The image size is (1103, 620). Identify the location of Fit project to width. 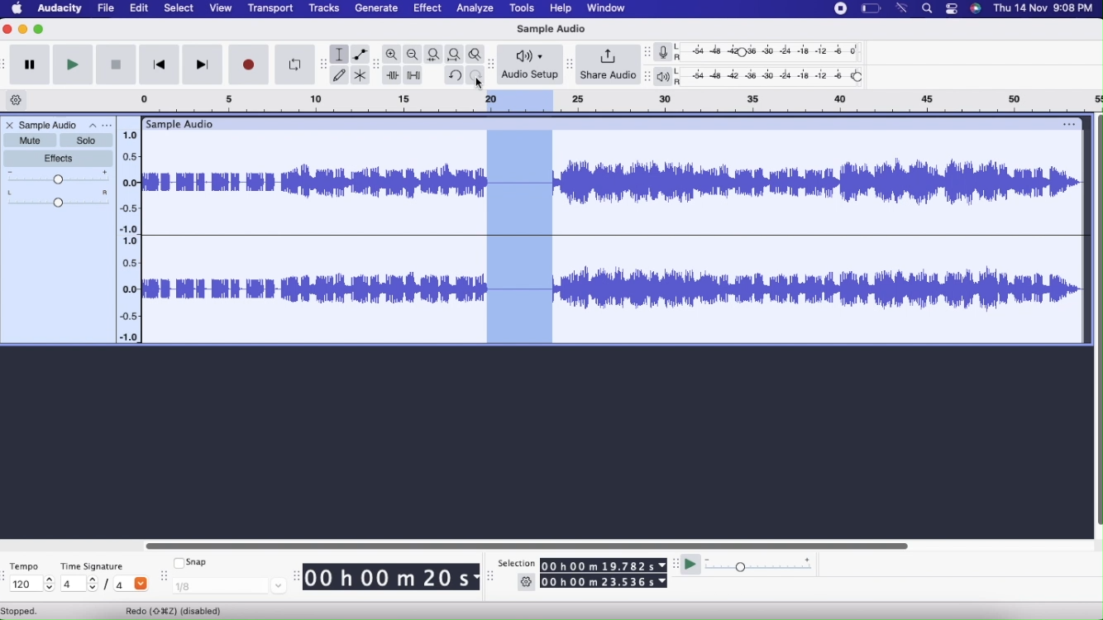
(455, 55).